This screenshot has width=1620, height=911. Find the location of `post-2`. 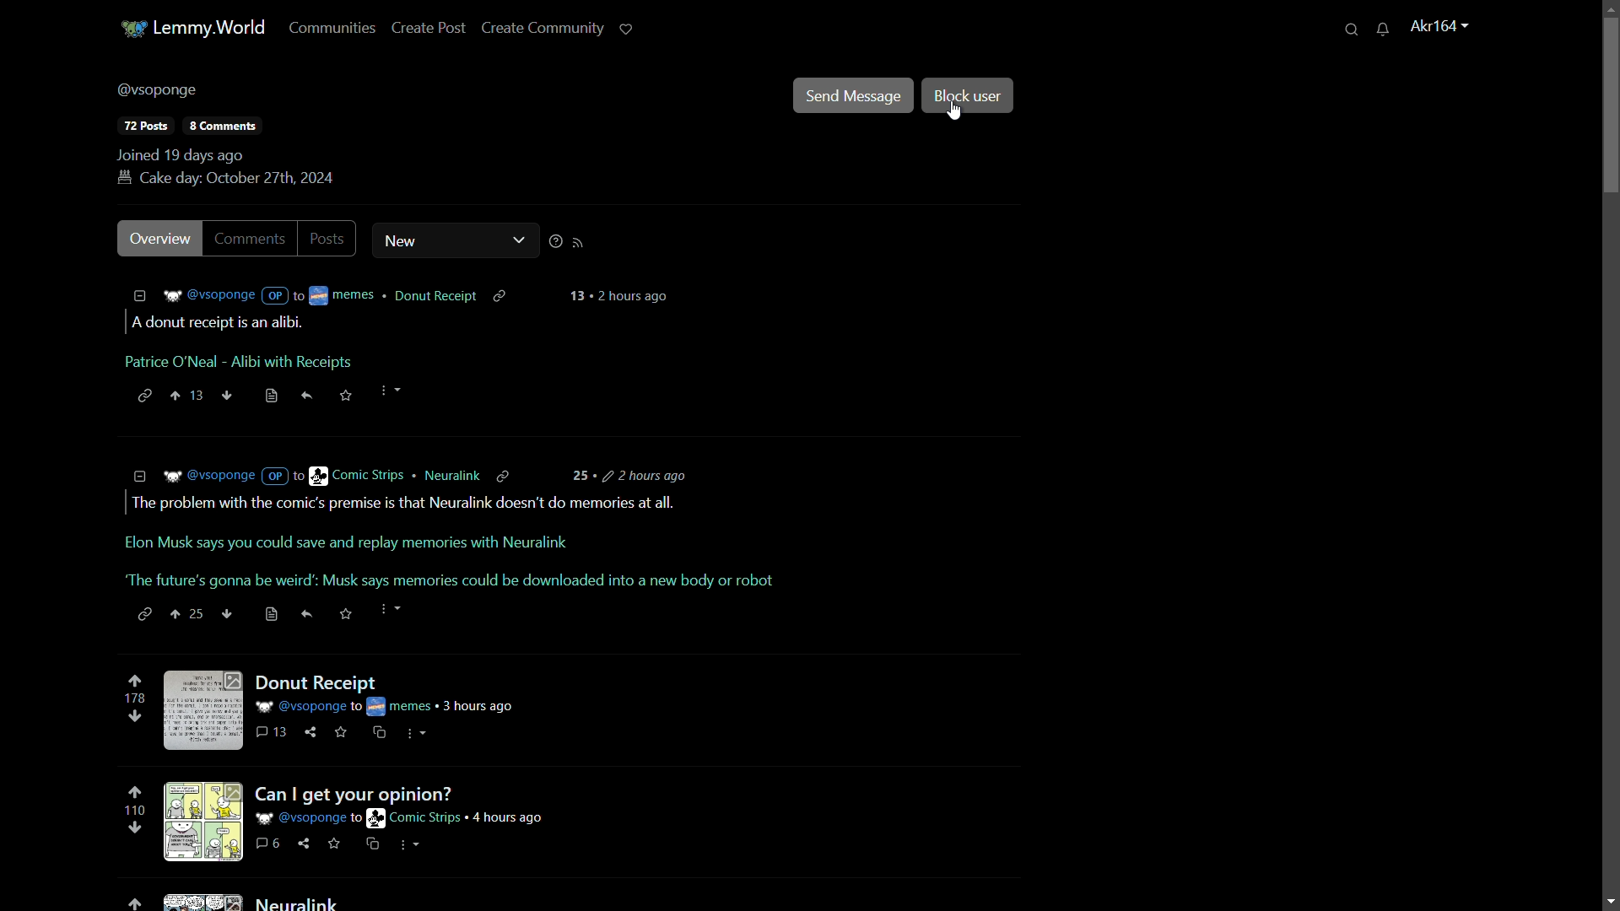

post-2 is located at coordinates (404, 806).